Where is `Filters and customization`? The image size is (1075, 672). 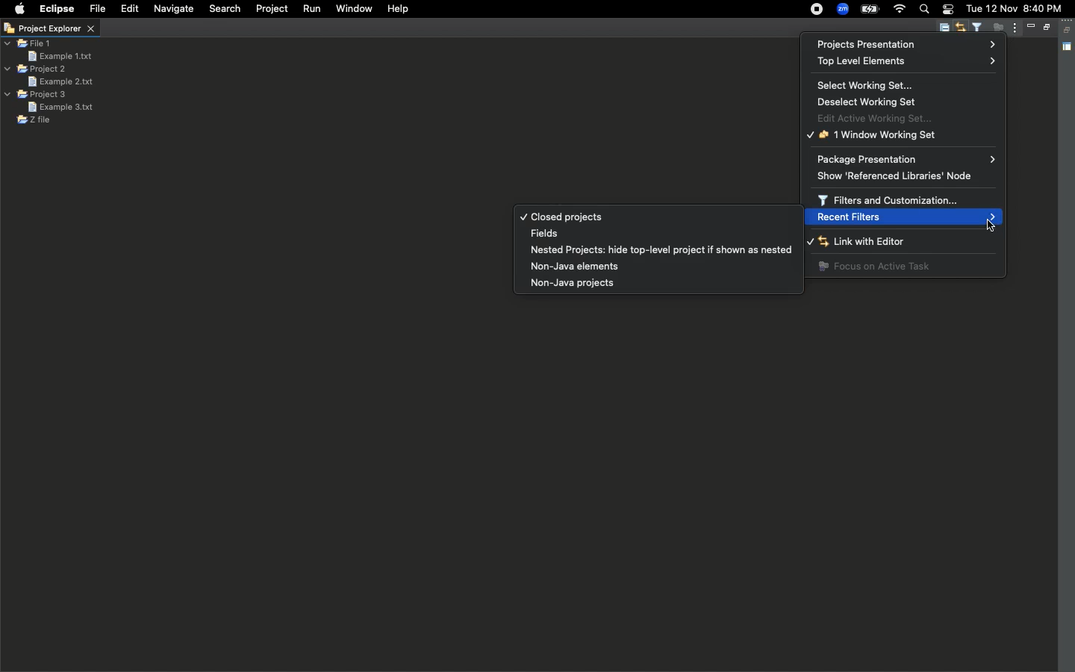 Filters and customization is located at coordinates (894, 199).